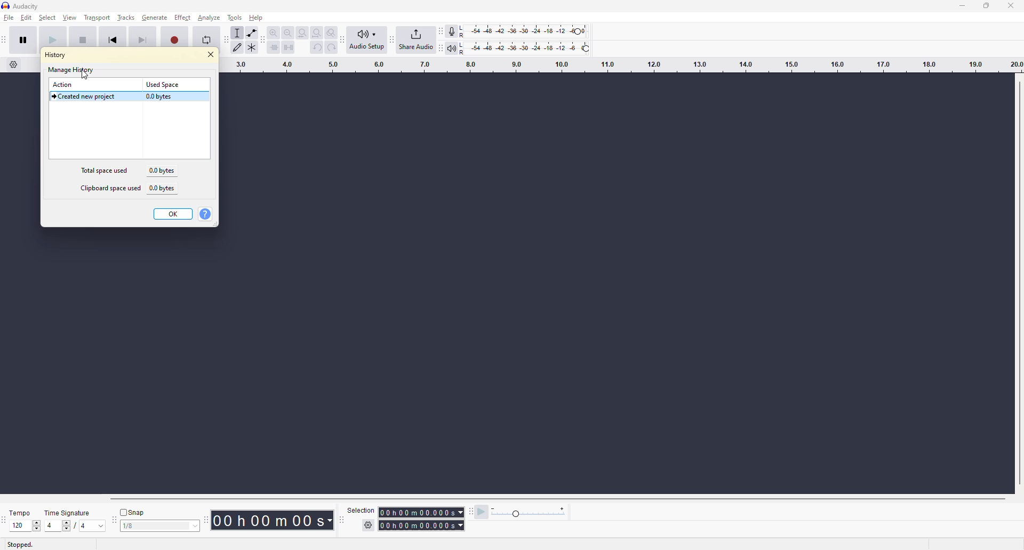 This screenshot has width=1024, height=550. What do you see at coordinates (10, 21) in the screenshot?
I see `file` at bounding box center [10, 21].